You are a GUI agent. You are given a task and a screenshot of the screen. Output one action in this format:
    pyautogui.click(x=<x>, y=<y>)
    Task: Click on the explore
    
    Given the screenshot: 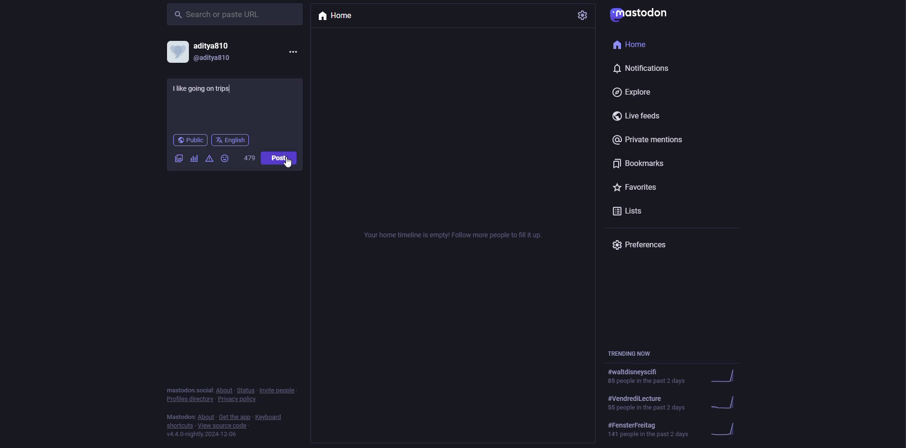 What is the action you would take?
    pyautogui.click(x=632, y=92)
    